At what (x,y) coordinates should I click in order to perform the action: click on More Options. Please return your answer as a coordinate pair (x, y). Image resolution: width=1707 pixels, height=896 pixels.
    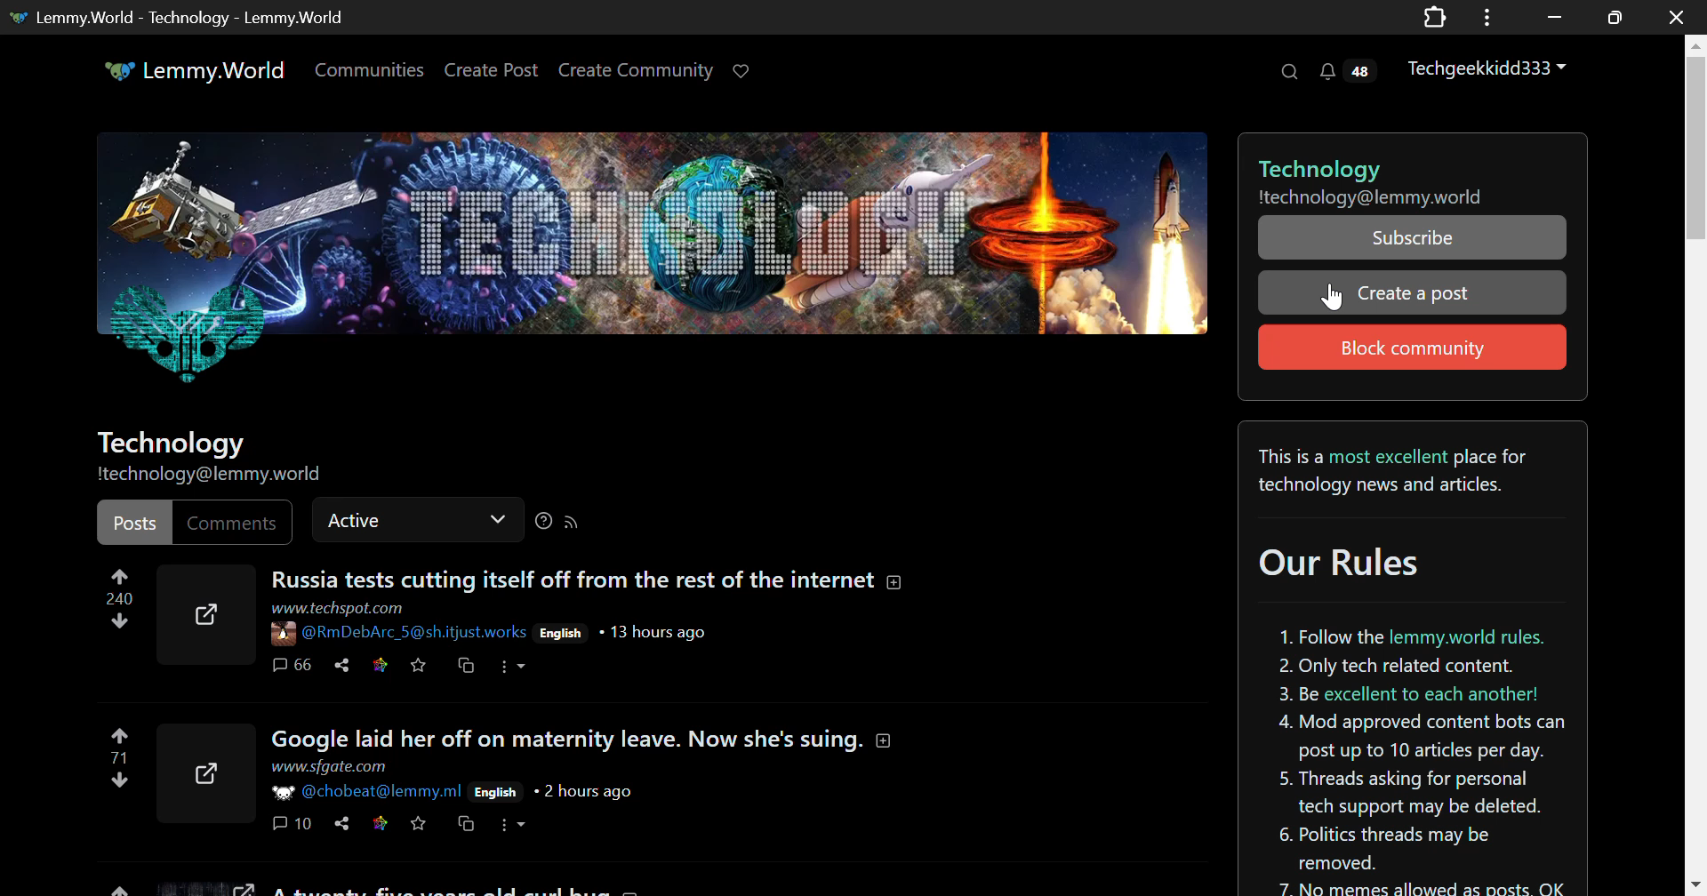
    Looking at the image, I should click on (513, 826).